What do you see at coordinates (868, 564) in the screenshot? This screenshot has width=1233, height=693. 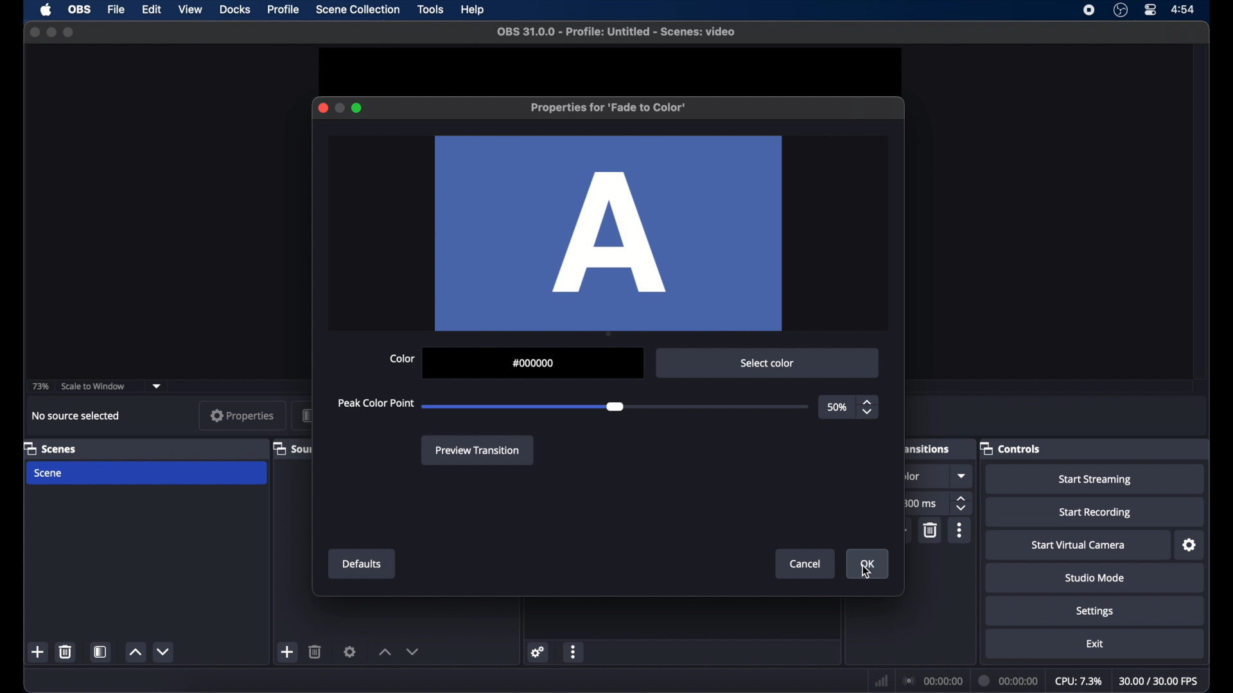 I see `ok` at bounding box center [868, 564].